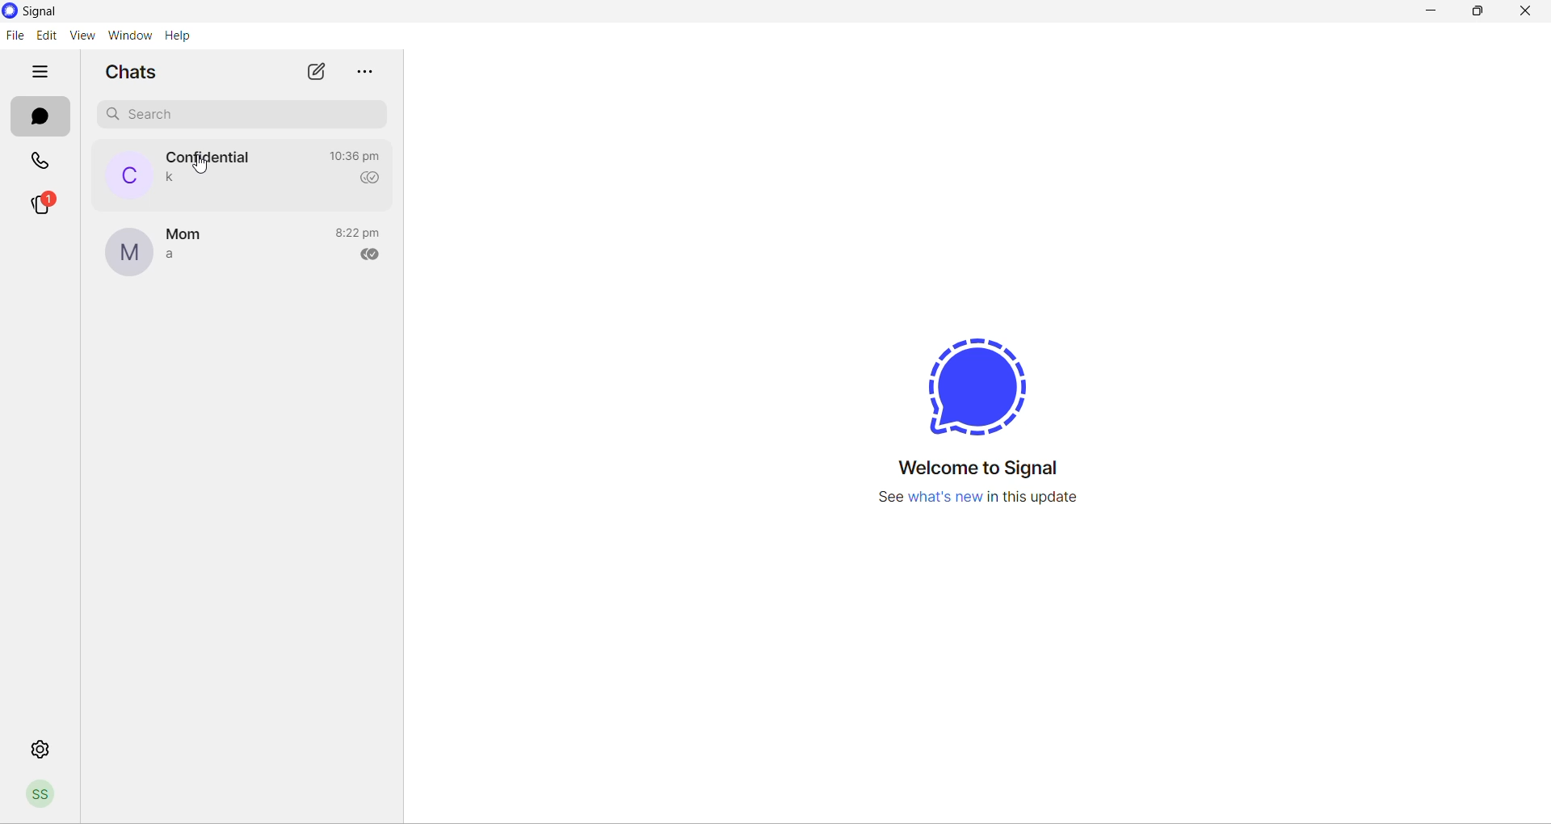  Describe the element at coordinates (358, 156) in the screenshot. I see `last message time` at that location.